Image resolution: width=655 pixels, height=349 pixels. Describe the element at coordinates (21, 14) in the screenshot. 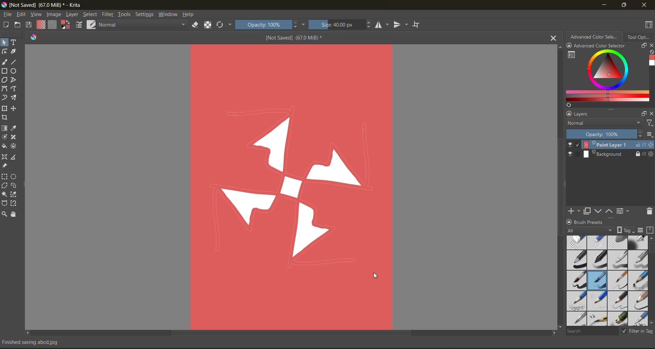

I see `edit` at that location.